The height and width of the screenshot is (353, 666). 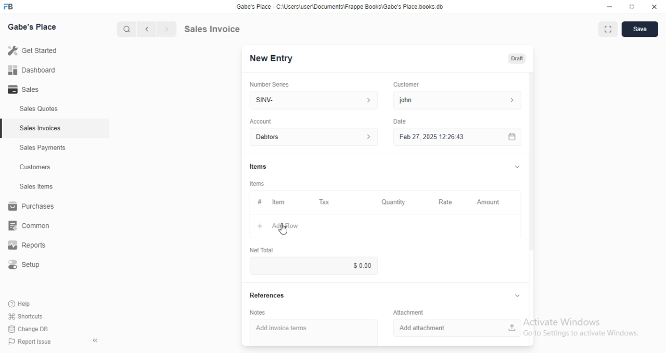 I want to click on Sales Quotes, so click(x=39, y=110).